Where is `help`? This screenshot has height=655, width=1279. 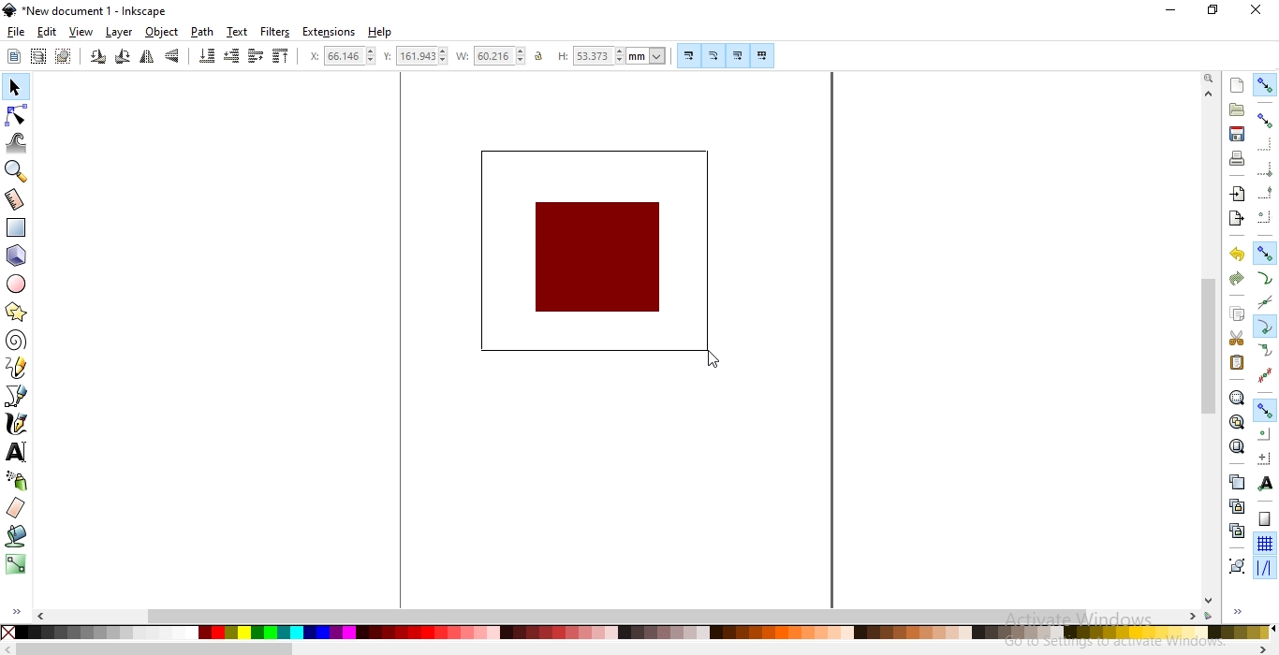 help is located at coordinates (380, 33).